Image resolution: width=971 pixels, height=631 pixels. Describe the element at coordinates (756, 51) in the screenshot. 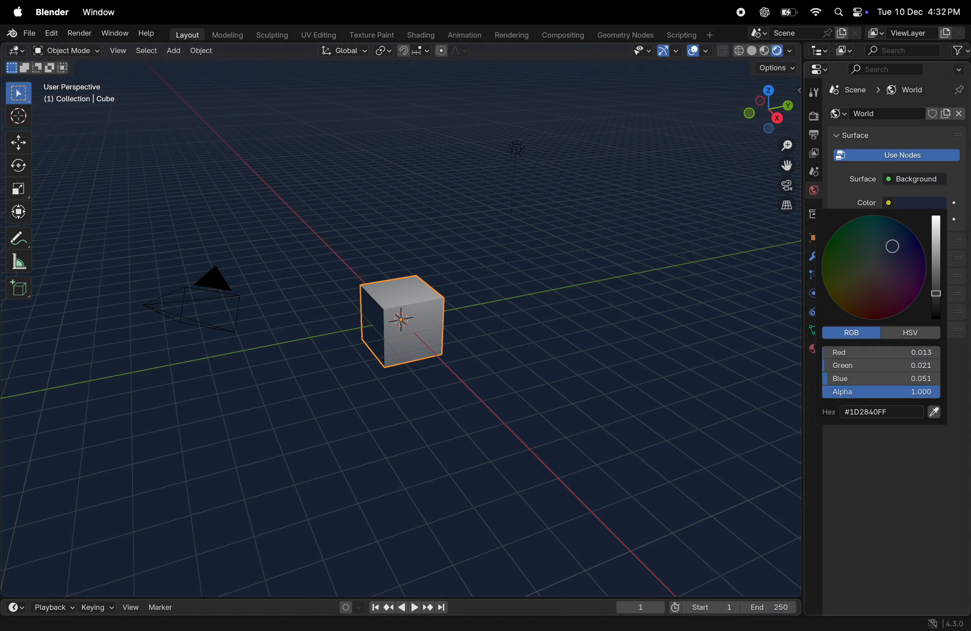

I see `view port shading` at that location.